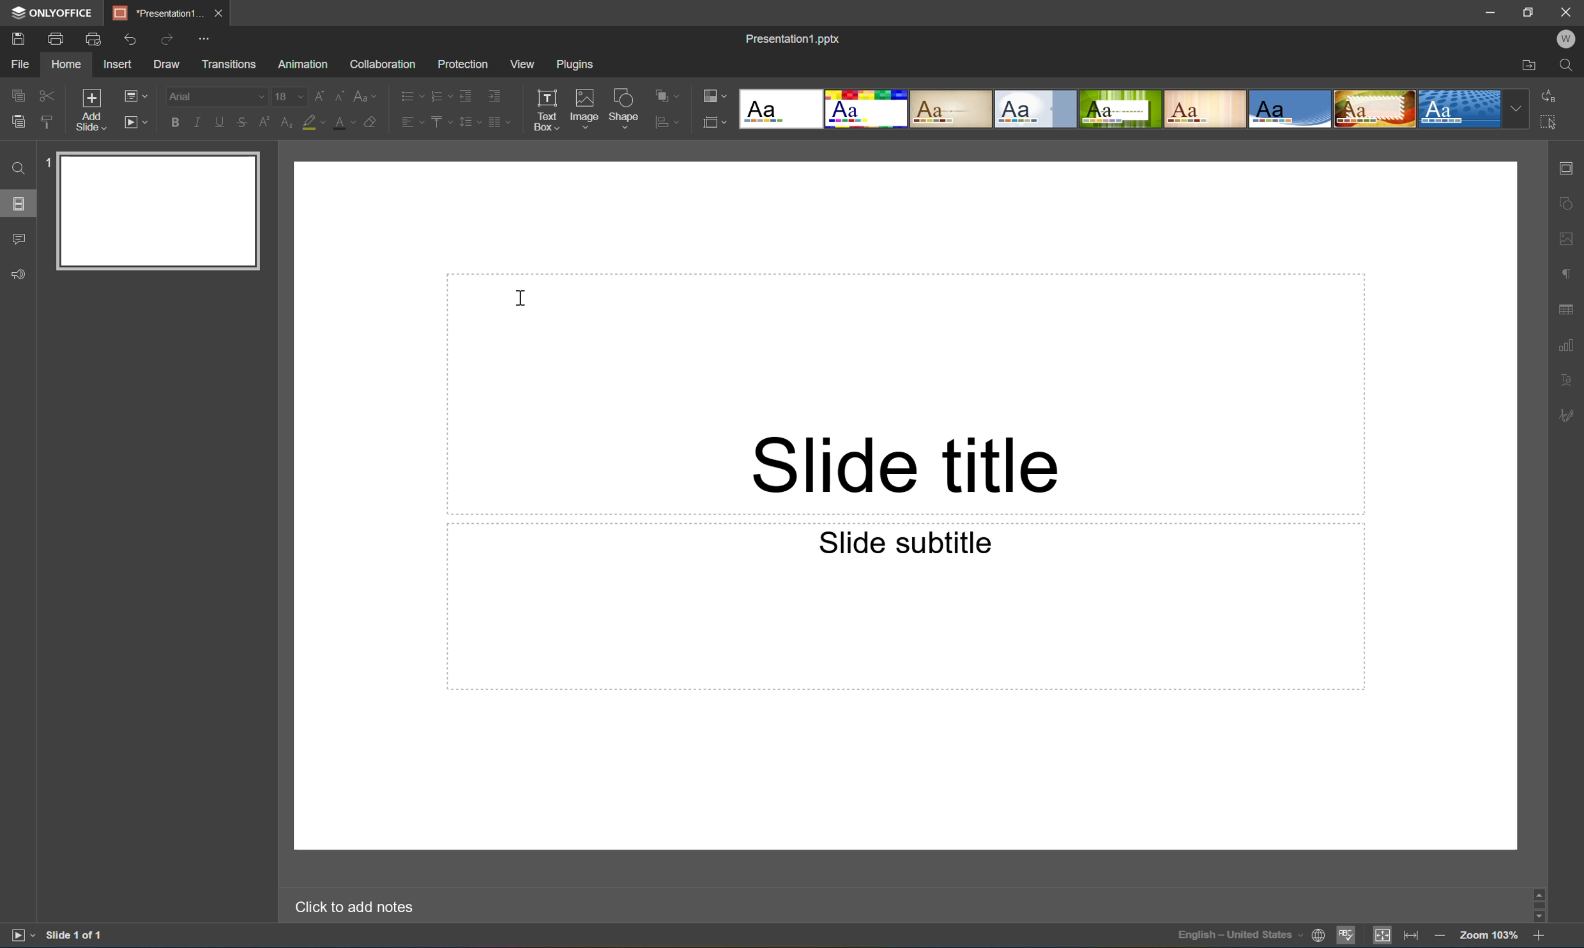 Image resolution: width=1584 pixels, height=948 pixels. What do you see at coordinates (1570, 204) in the screenshot?
I see `Shape settings` at bounding box center [1570, 204].